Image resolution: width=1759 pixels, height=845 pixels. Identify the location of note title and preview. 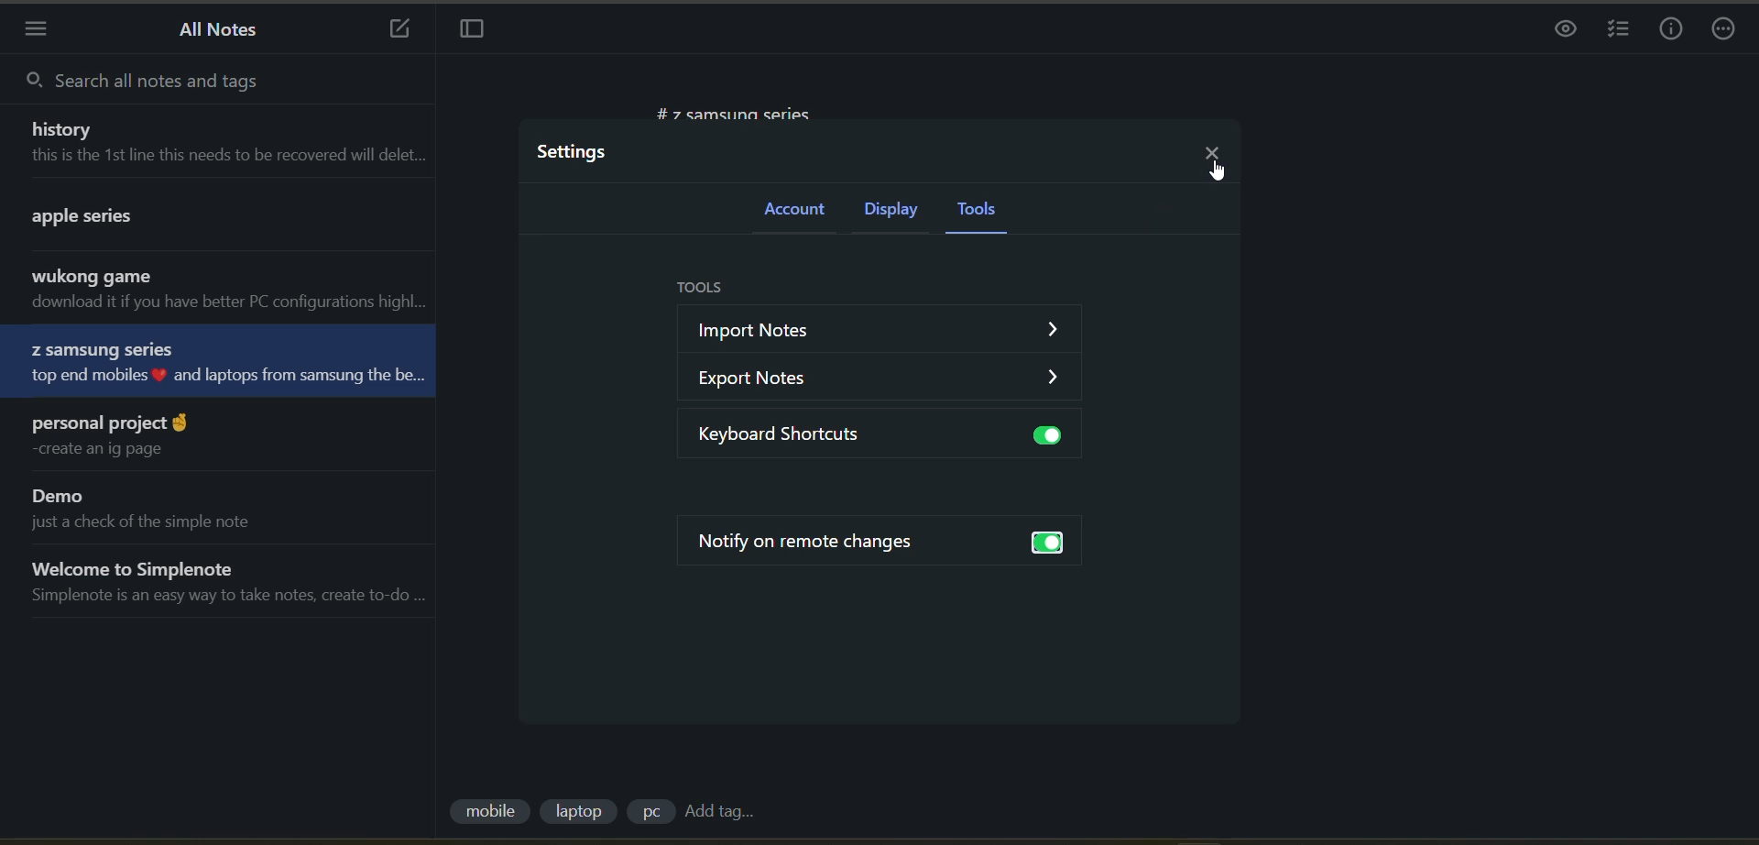
(230, 291).